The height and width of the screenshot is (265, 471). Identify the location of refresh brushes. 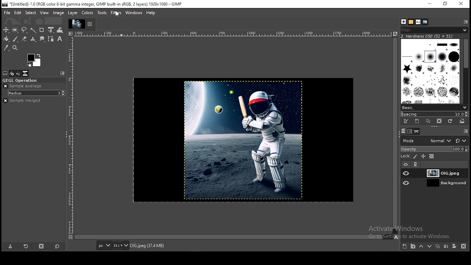
(450, 121).